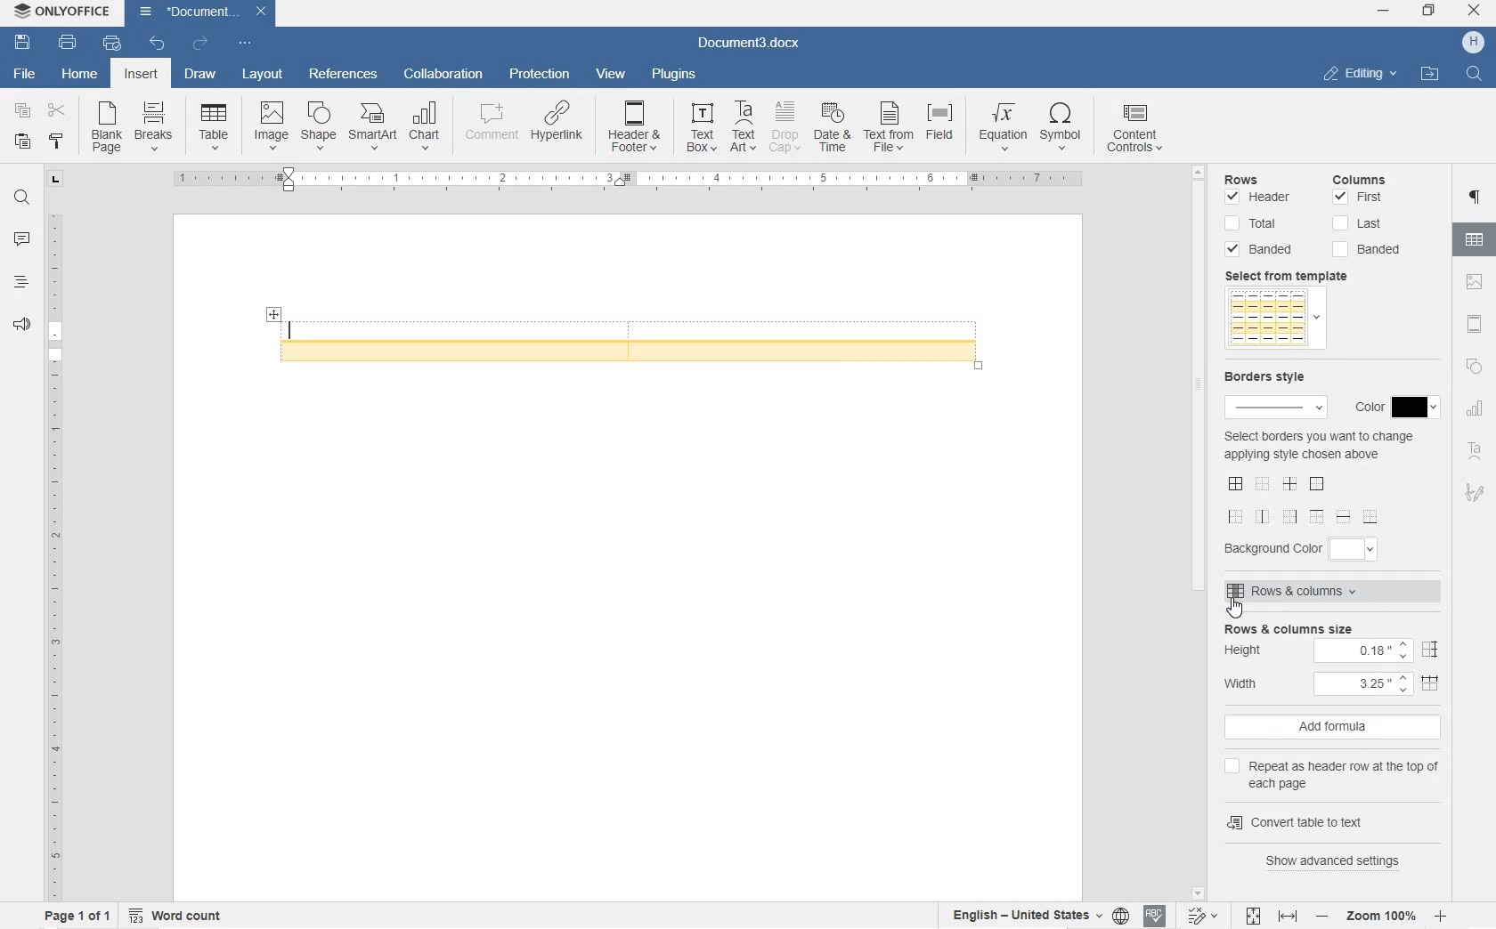  I want to click on RULER, so click(53, 553).